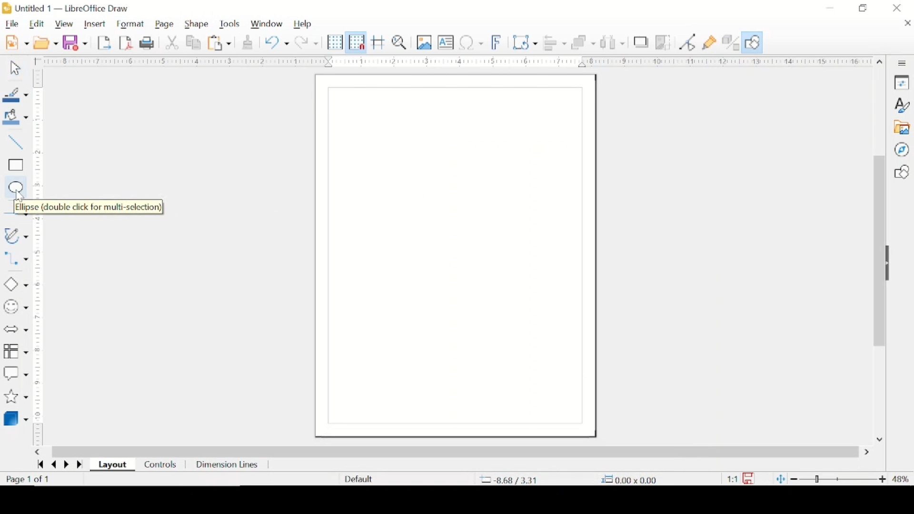 The image size is (914, 514). Describe the element at coordinates (14, 187) in the screenshot. I see `ellipse` at that location.